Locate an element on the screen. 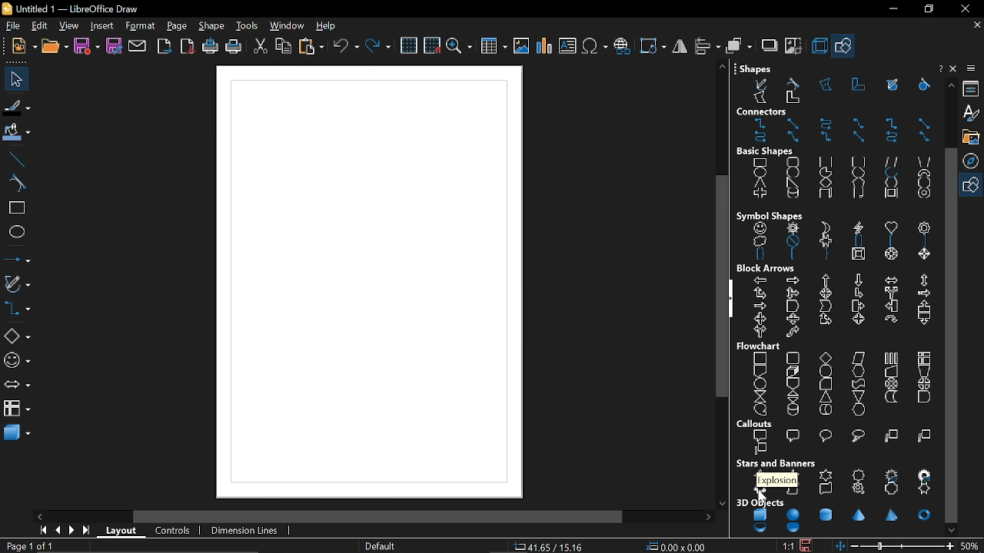 The width and height of the screenshot is (984, 553). connectors is located at coordinates (16, 311).